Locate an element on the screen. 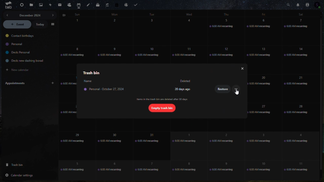 The height and width of the screenshot is (182, 324). 2 is located at coordinates (115, 32).